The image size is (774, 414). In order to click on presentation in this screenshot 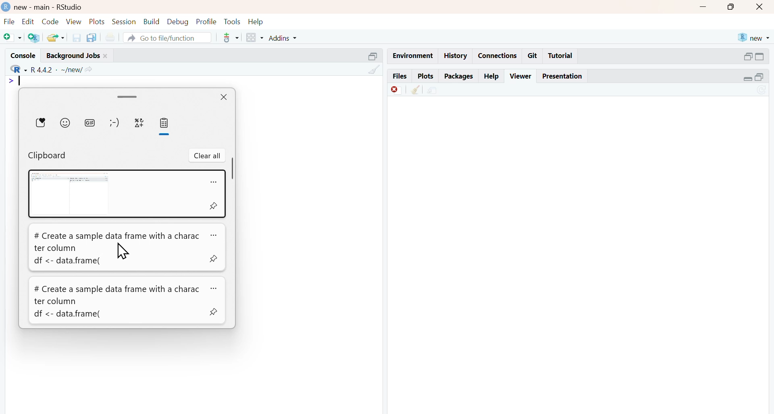, I will do `click(561, 76)`.